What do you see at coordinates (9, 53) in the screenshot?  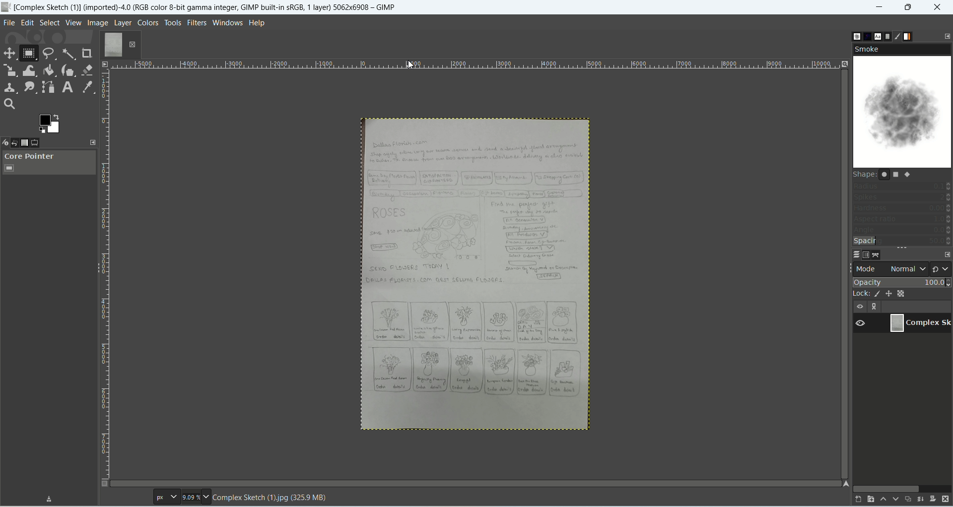 I see `move tool` at bounding box center [9, 53].